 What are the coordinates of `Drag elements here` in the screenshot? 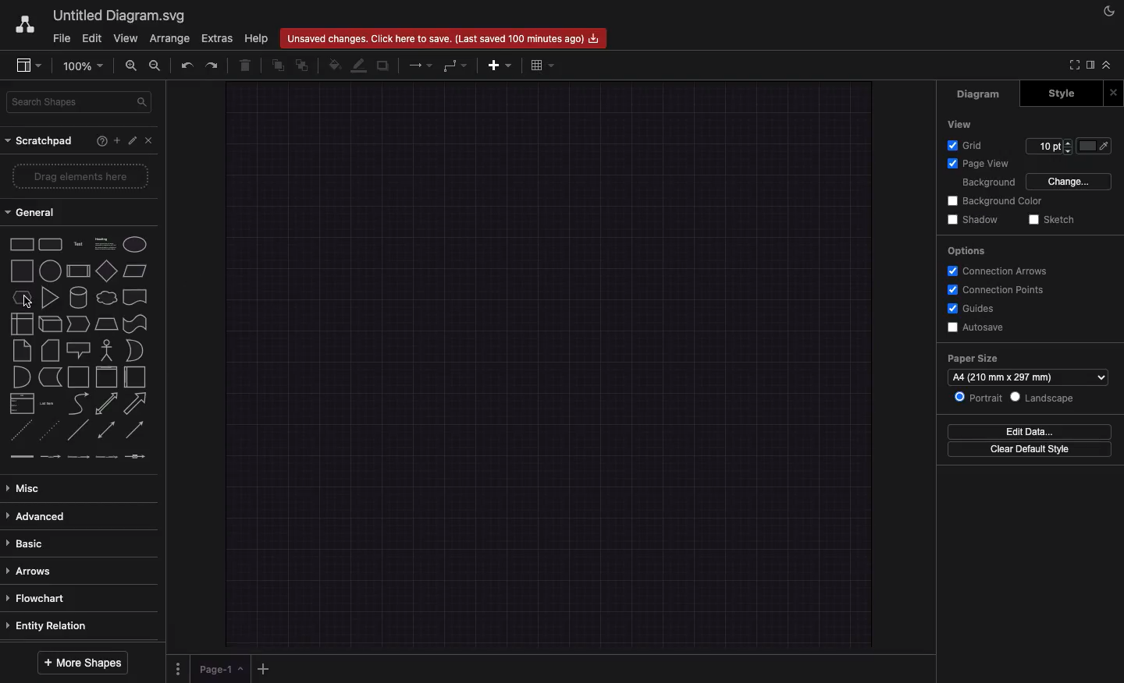 It's located at (84, 175).